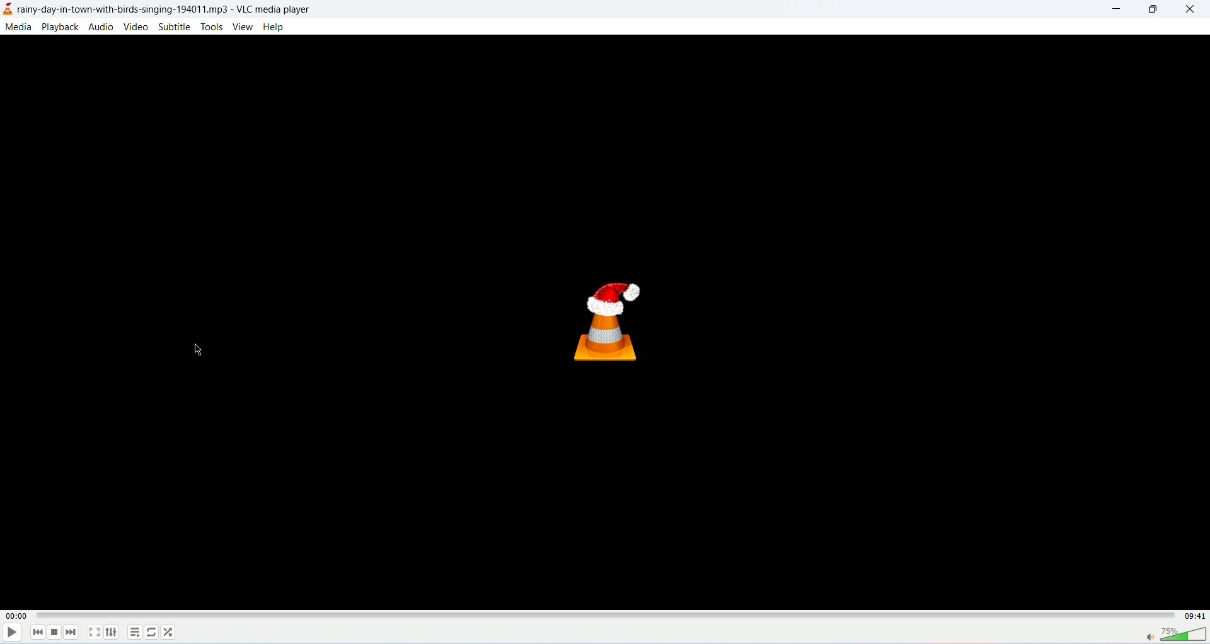 The height and width of the screenshot is (644, 1210). I want to click on played time, so click(15, 616).